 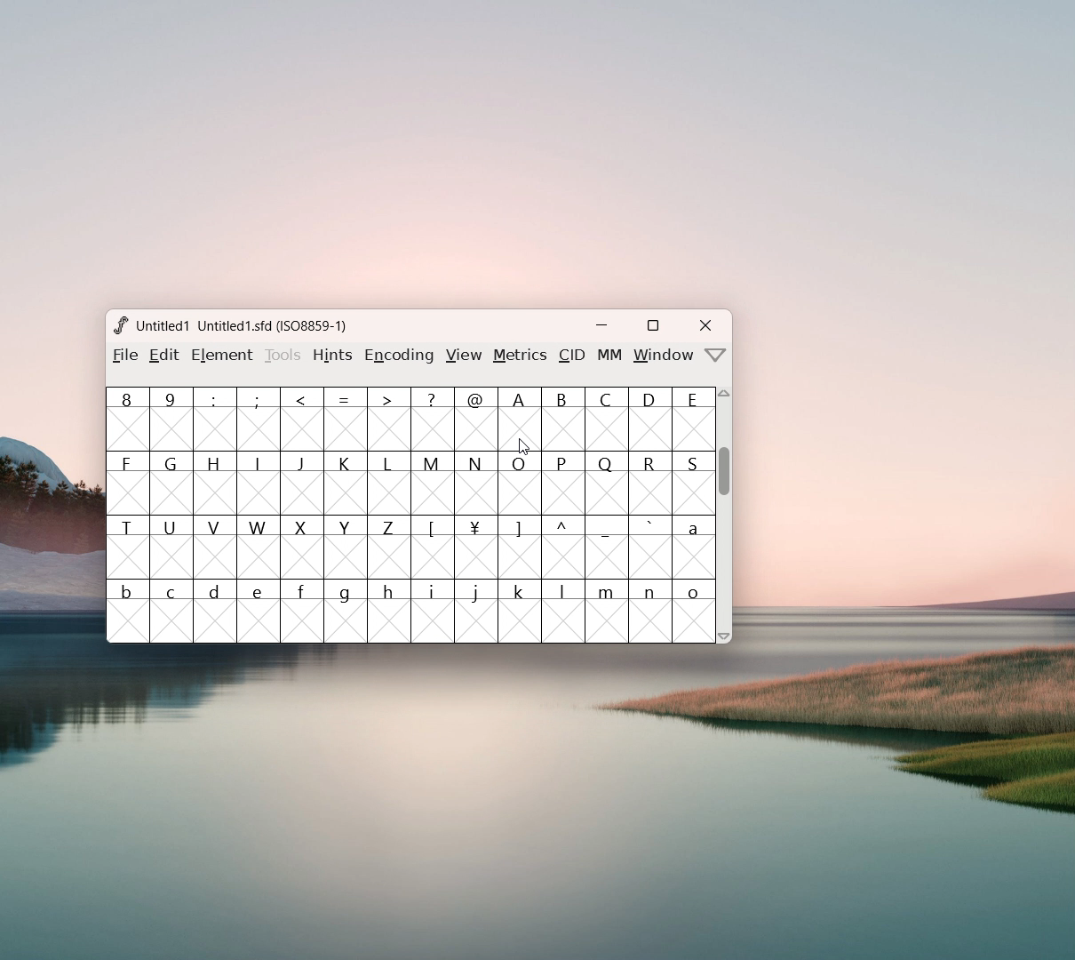 I want to click on cursor, so click(x=525, y=449).